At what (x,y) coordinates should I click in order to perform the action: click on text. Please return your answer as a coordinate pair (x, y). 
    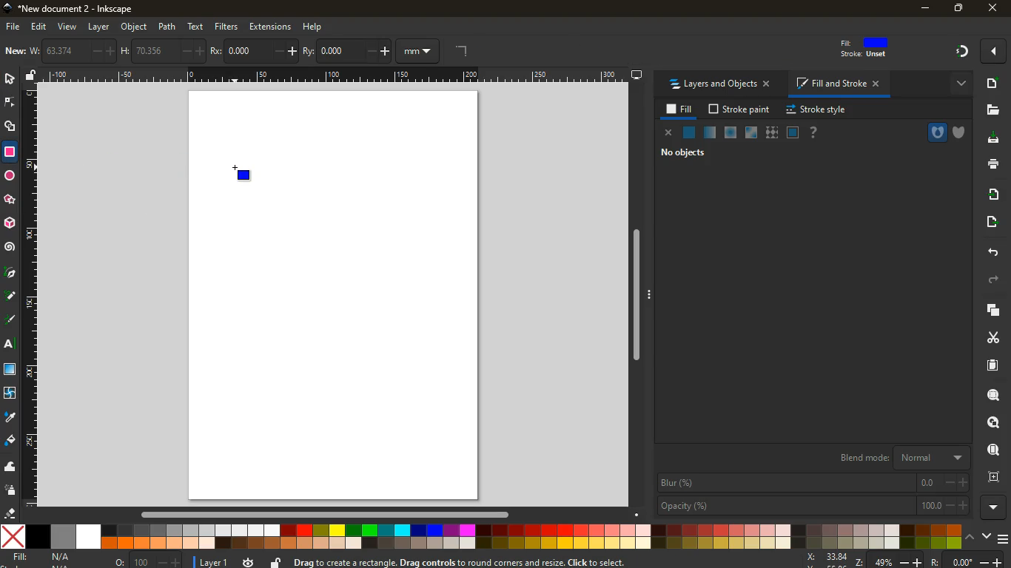
    Looking at the image, I should click on (196, 27).